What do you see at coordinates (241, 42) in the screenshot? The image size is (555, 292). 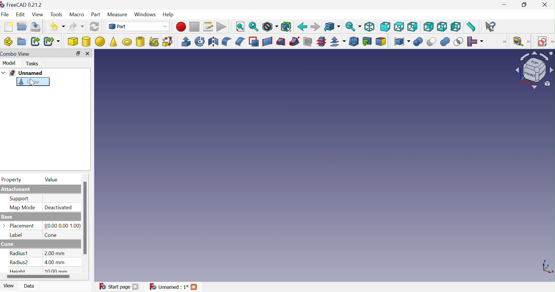 I see `Chamfer` at bounding box center [241, 42].